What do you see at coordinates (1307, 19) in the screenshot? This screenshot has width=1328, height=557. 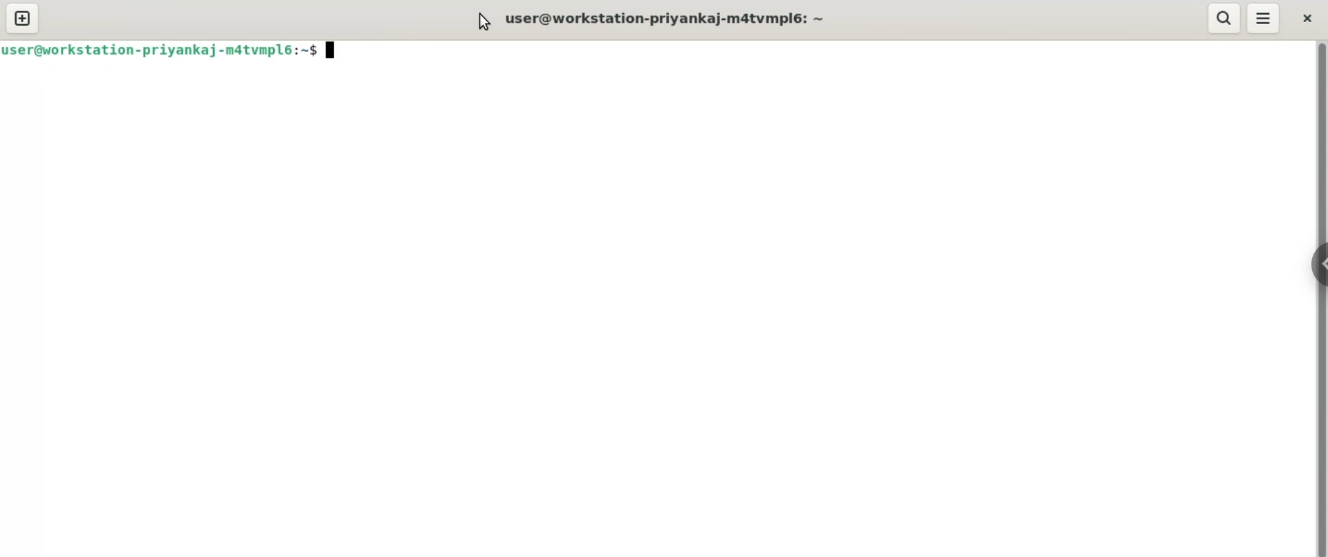 I see `close` at bounding box center [1307, 19].